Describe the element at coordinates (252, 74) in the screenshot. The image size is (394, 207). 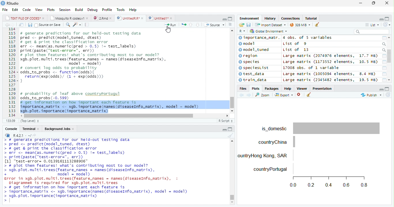
I see `test_data` at that location.